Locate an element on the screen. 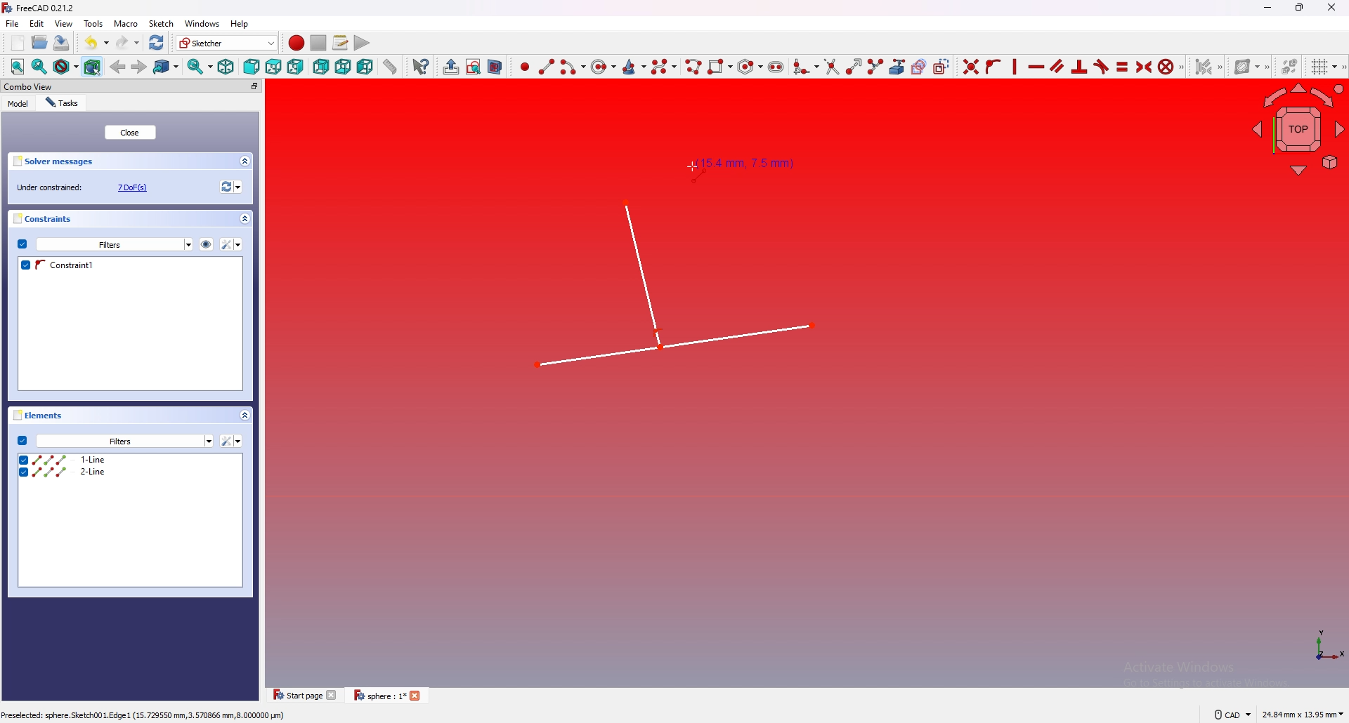 The image size is (1349, 723). Forward is located at coordinates (139, 66).